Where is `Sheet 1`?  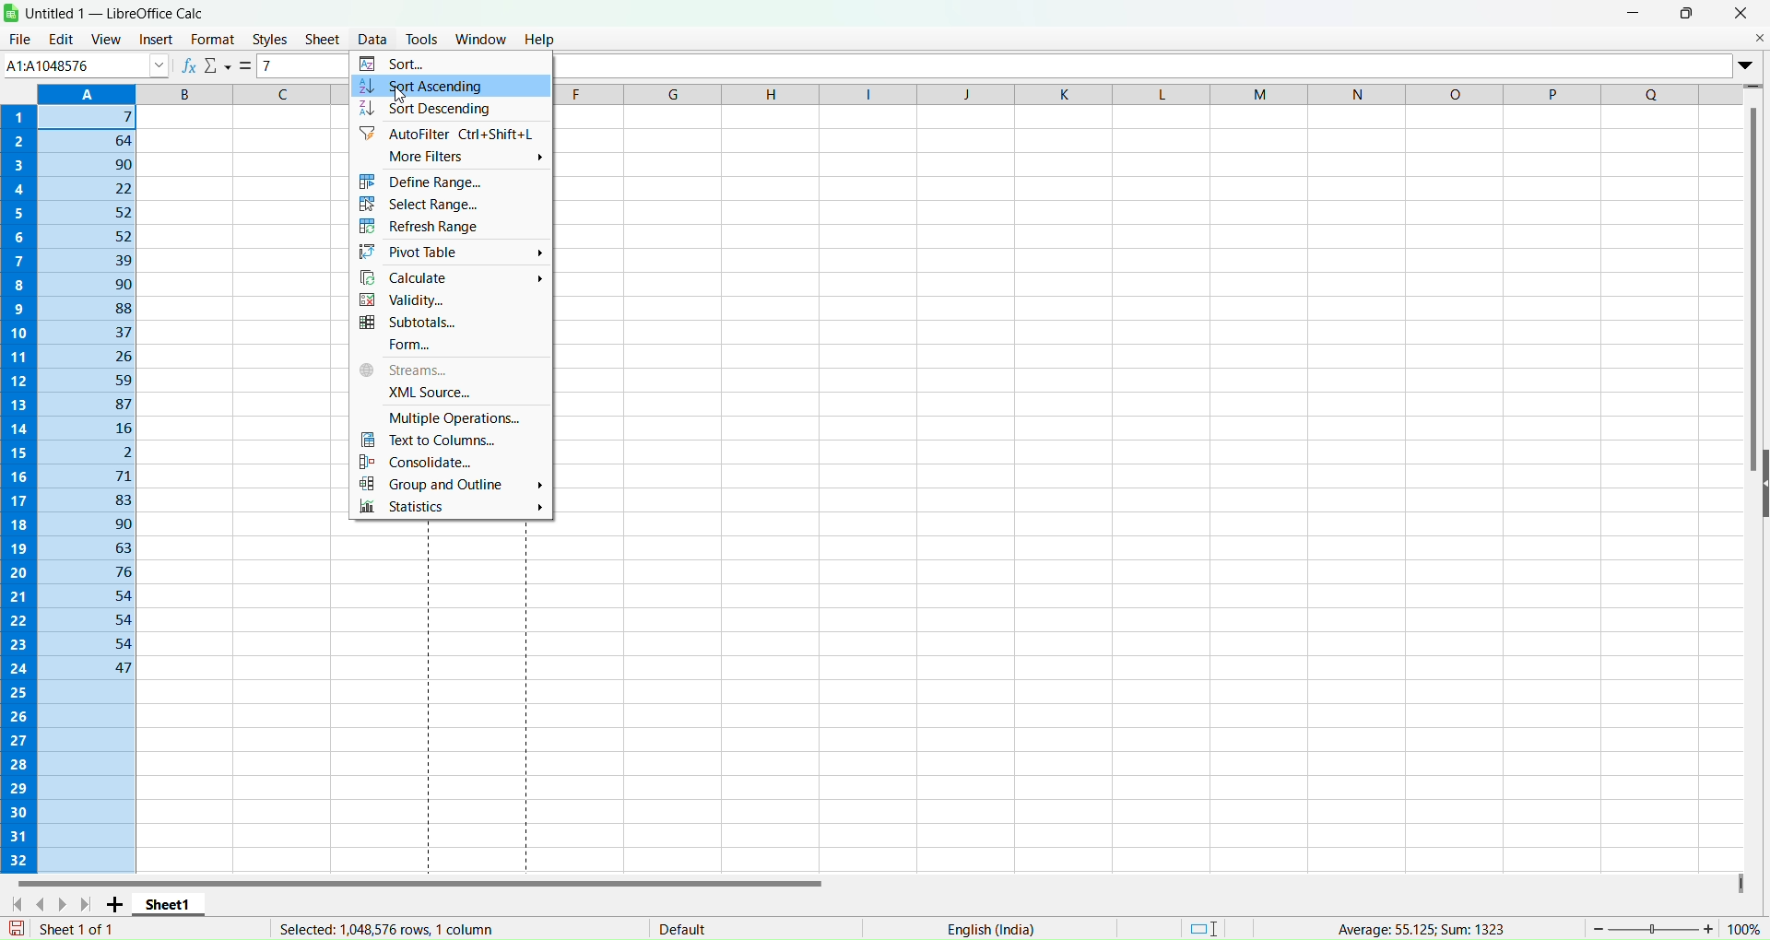
Sheet 1 is located at coordinates (181, 902).